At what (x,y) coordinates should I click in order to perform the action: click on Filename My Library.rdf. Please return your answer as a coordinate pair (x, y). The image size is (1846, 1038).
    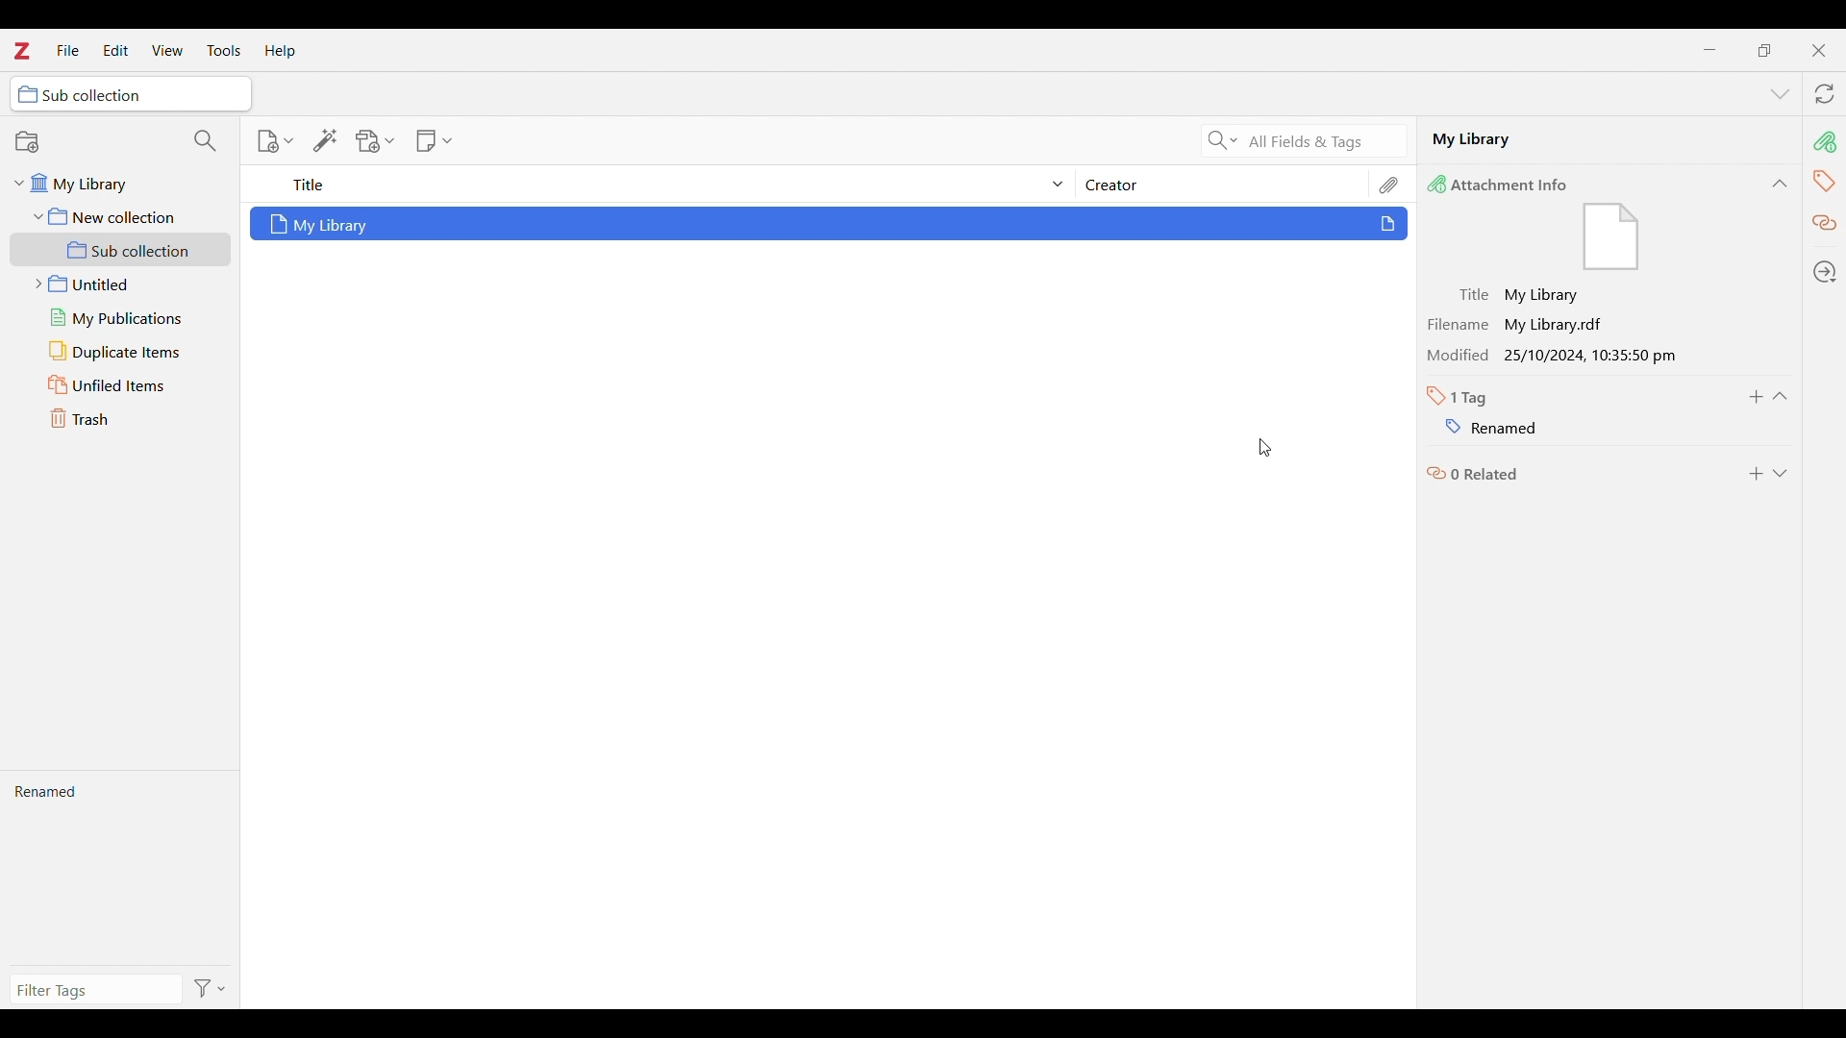
    Looking at the image, I should click on (1521, 324).